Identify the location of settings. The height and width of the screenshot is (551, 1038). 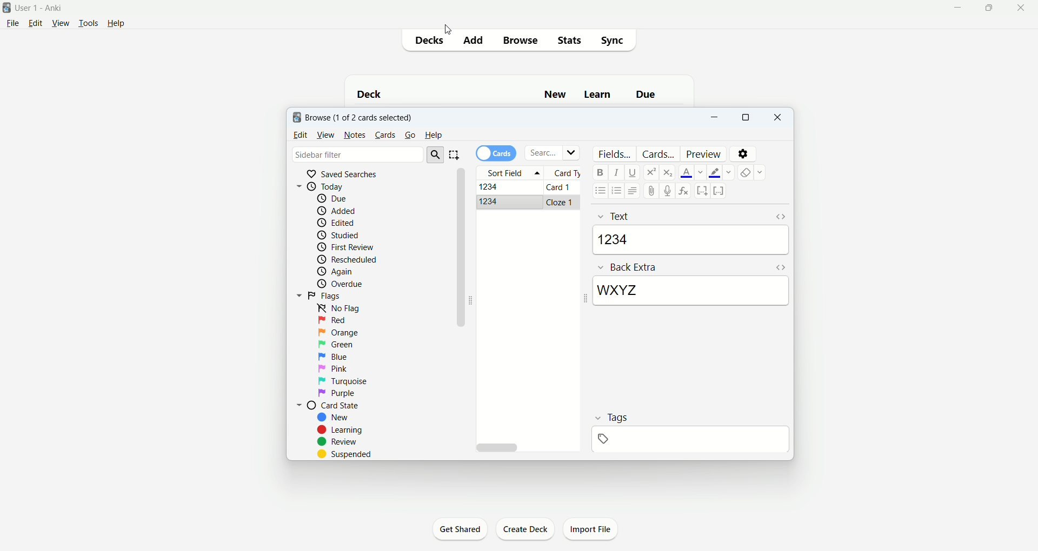
(742, 153).